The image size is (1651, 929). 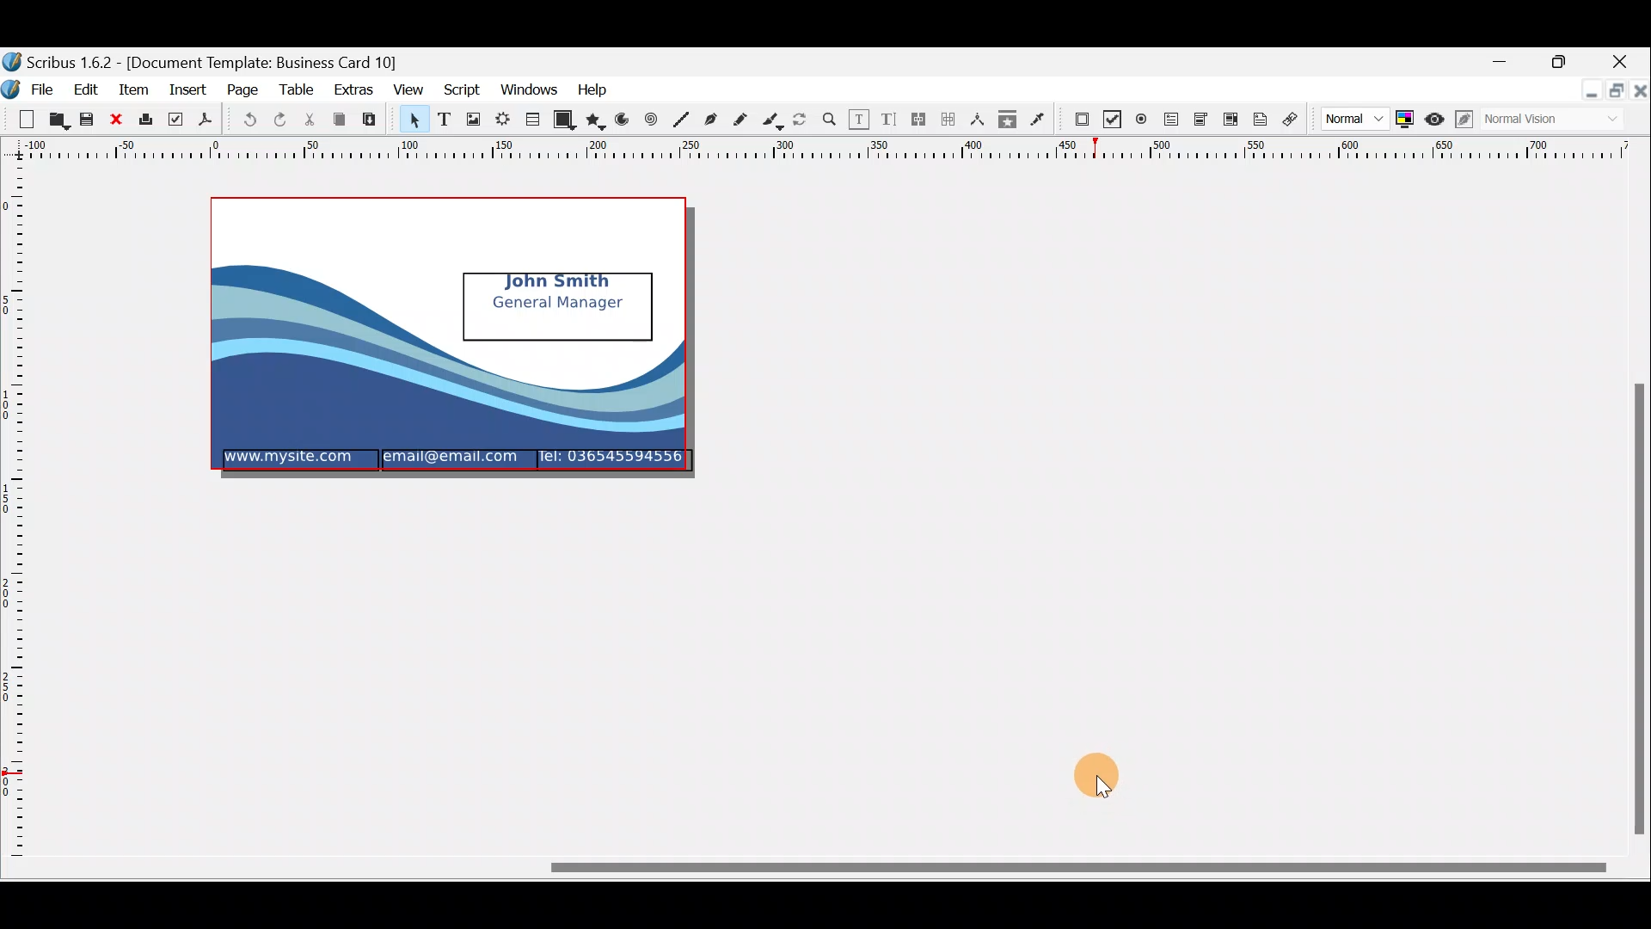 I want to click on close, so click(x=1641, y=91).